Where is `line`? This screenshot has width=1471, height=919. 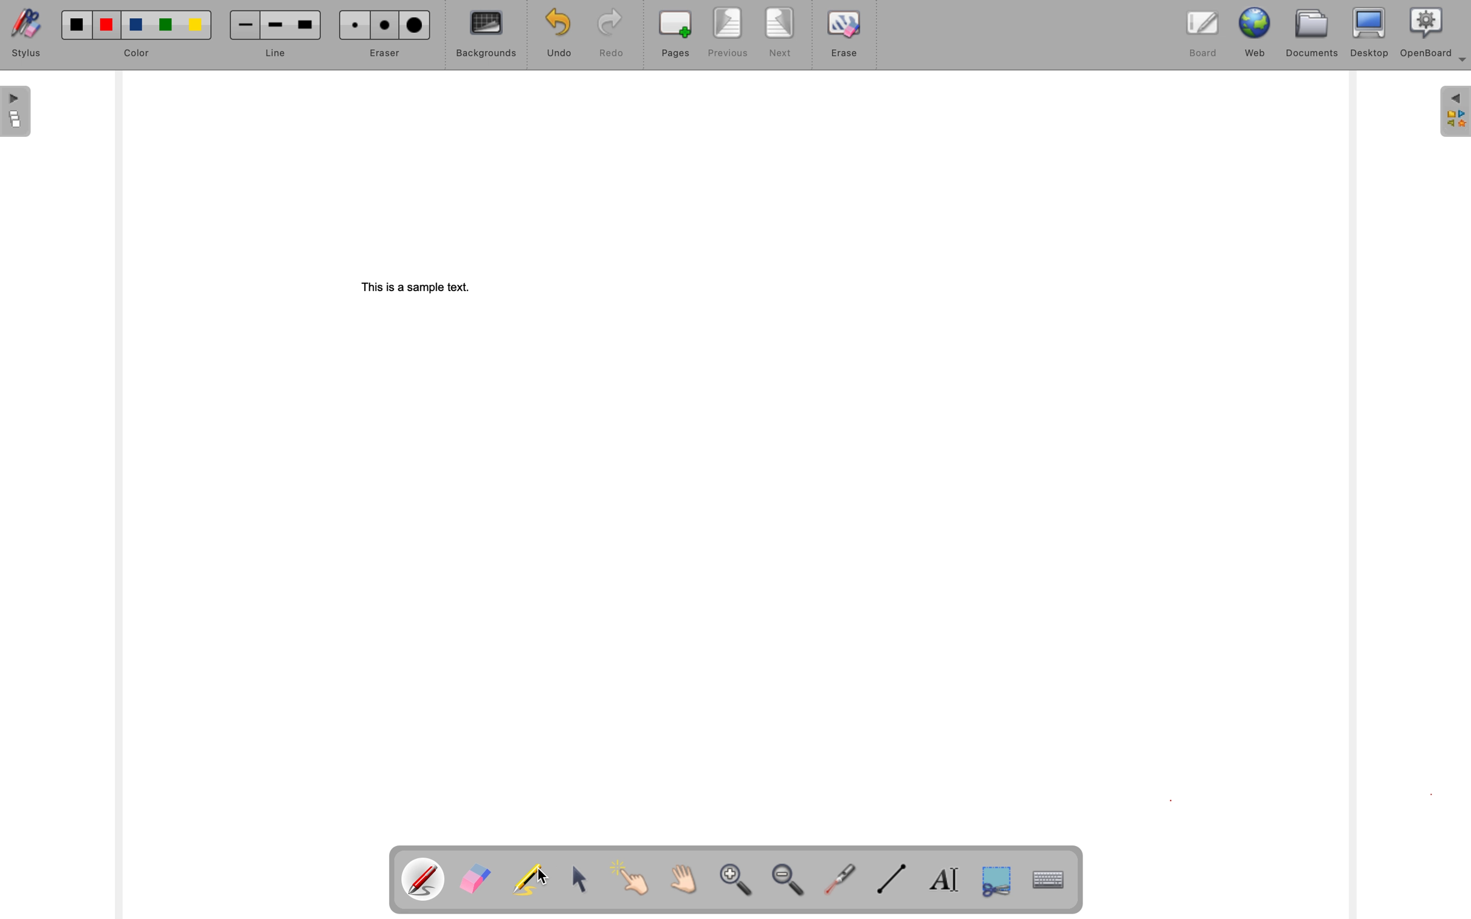
line is located at coordinates (277, 54).